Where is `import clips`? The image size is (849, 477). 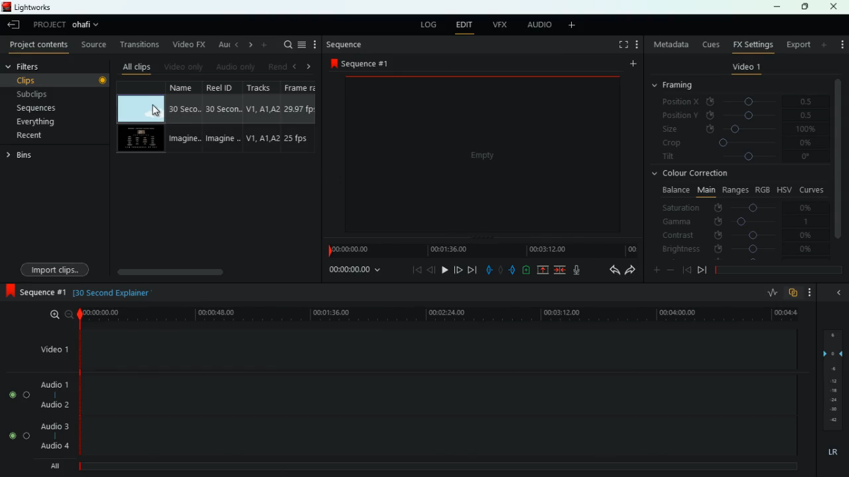
import clips is located at coordinates (57, 268).